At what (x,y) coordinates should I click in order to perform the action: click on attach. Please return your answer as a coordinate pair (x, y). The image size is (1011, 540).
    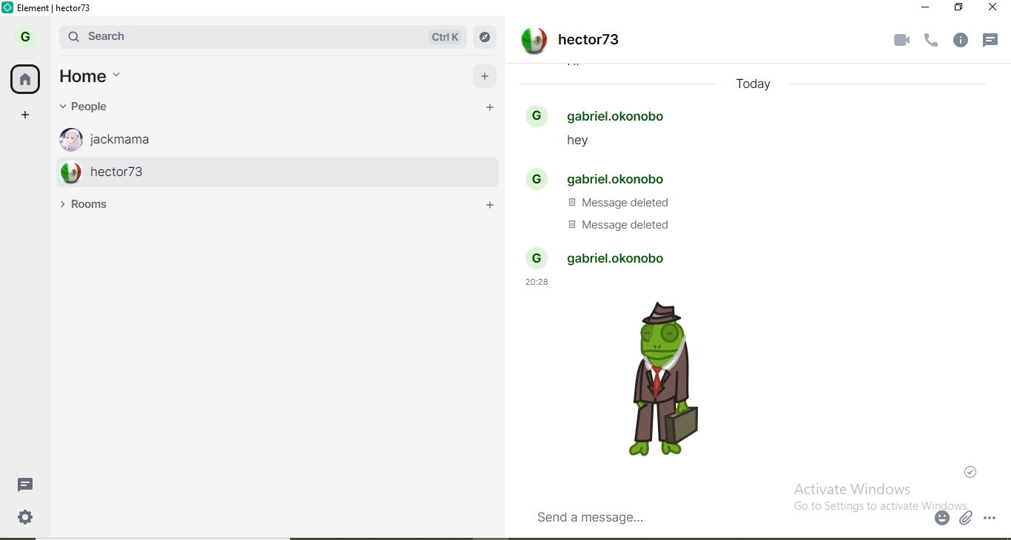
    Looking at the image, I should click on (965, 519).